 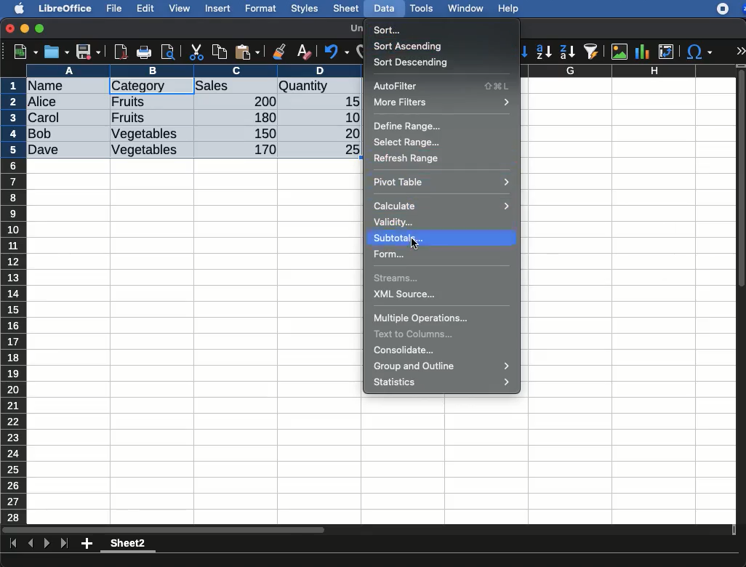 What do you see at coordinates (15, 7) in the screenshot?
I see `apple` at bounding box center [15, 7].